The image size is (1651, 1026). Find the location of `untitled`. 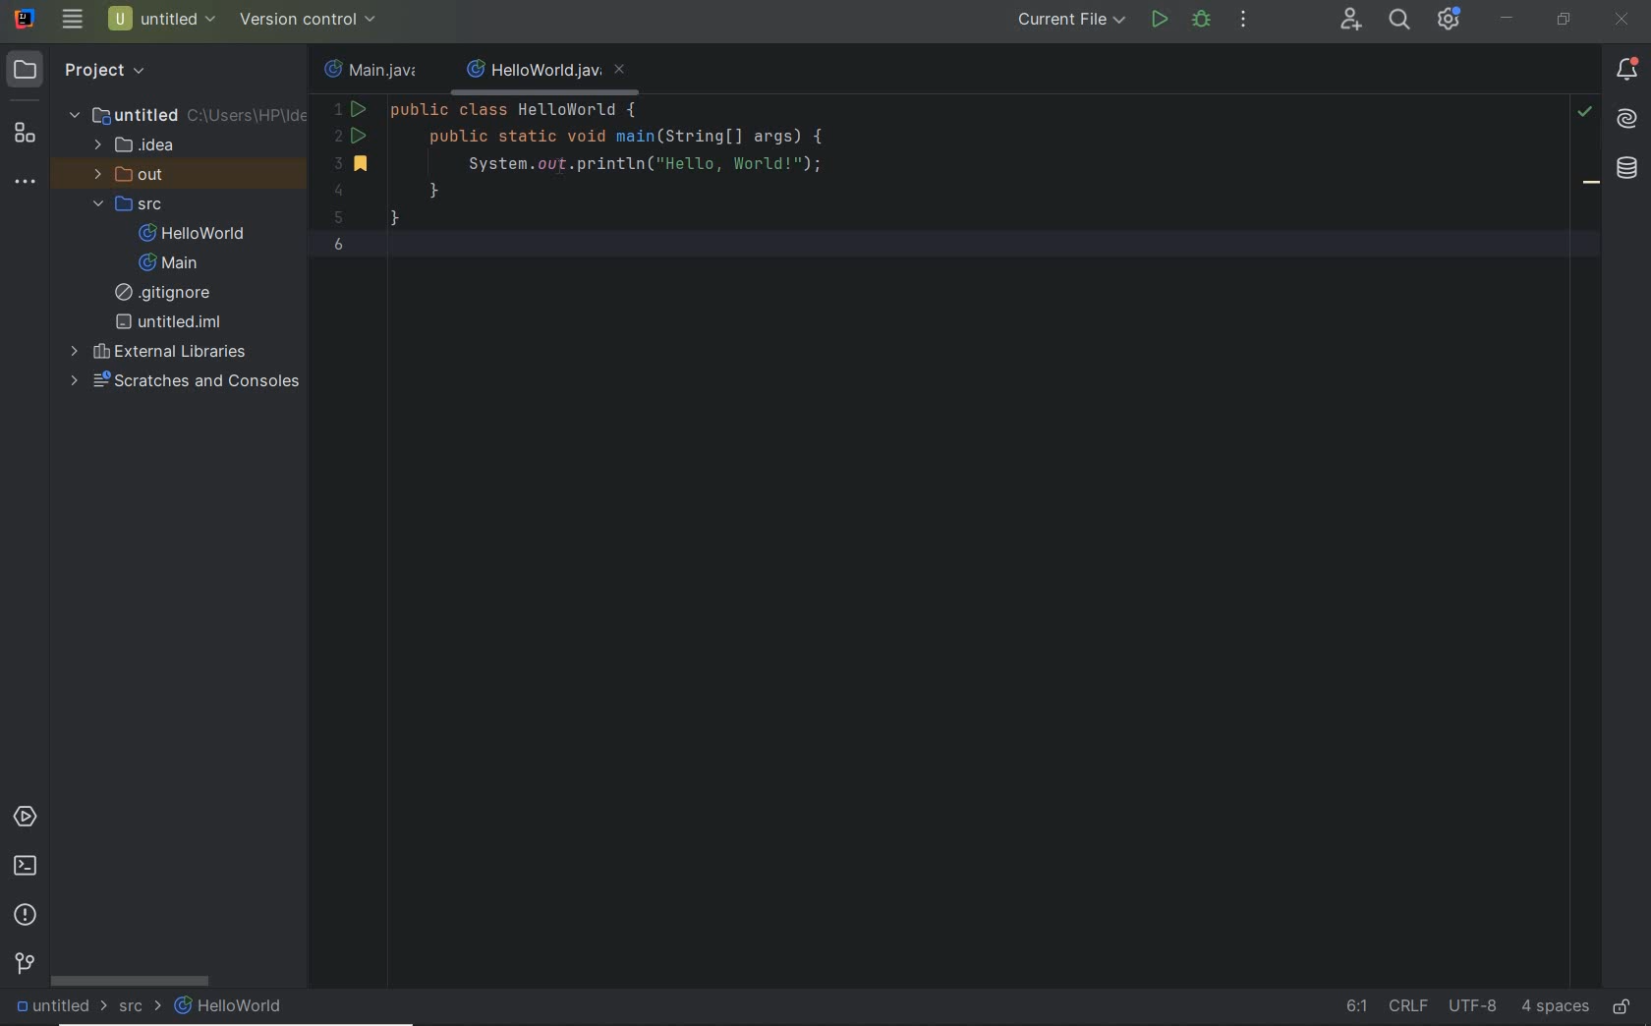

untitled is located at coordinates (56, 1004).